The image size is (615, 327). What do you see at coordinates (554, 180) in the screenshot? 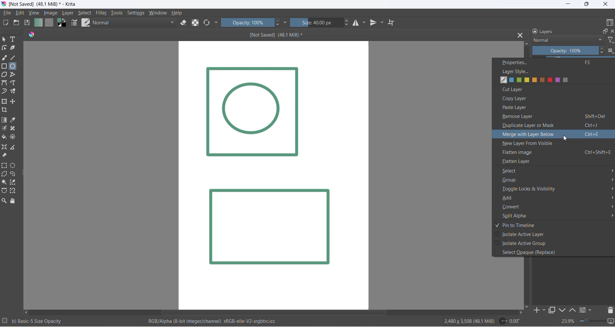
I see `group` at bounding box center [554, 180].